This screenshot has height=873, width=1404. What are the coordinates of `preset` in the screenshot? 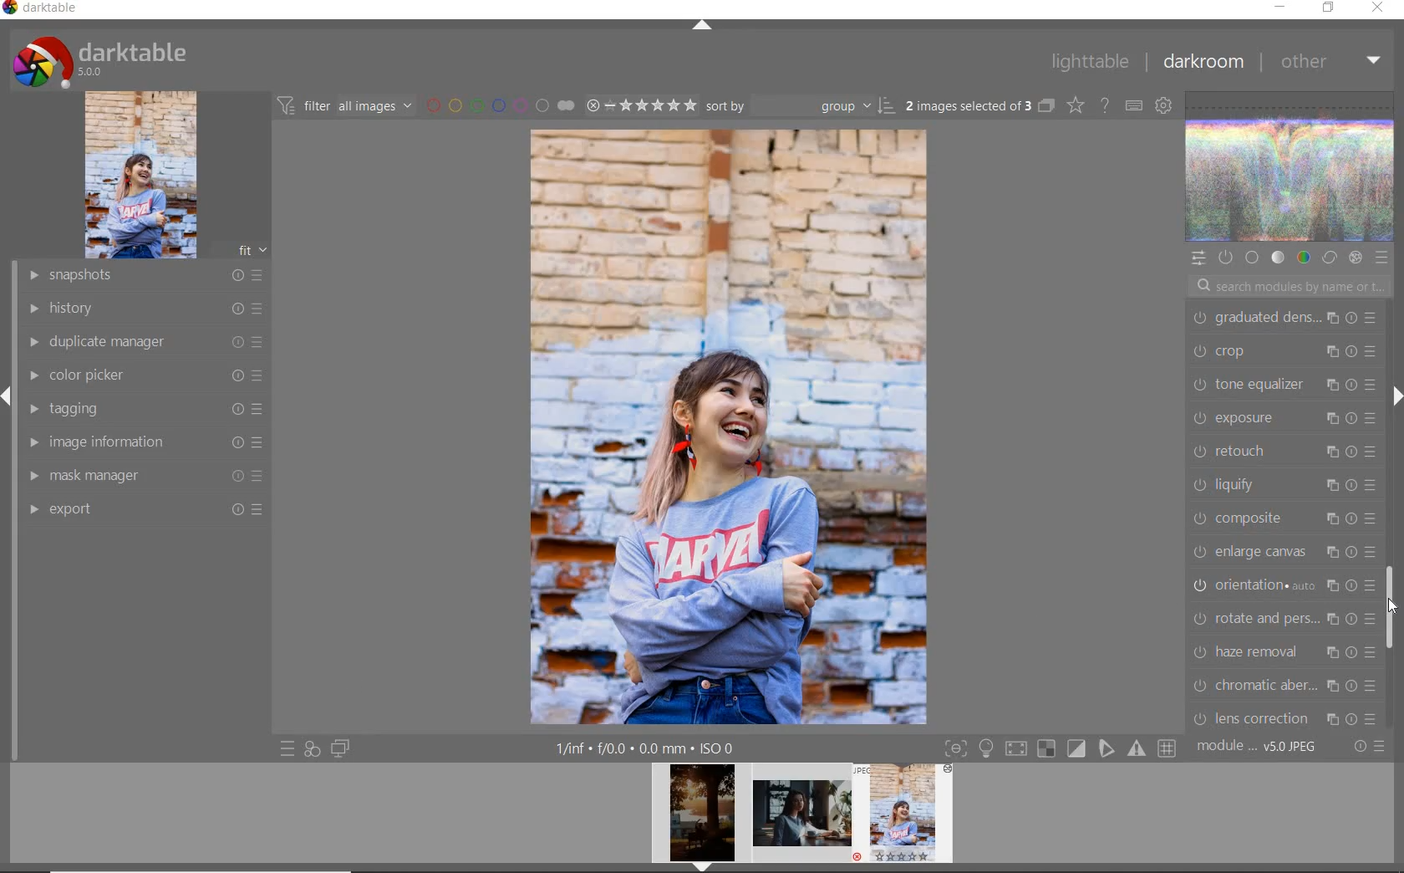 It's located at (1382, 258).